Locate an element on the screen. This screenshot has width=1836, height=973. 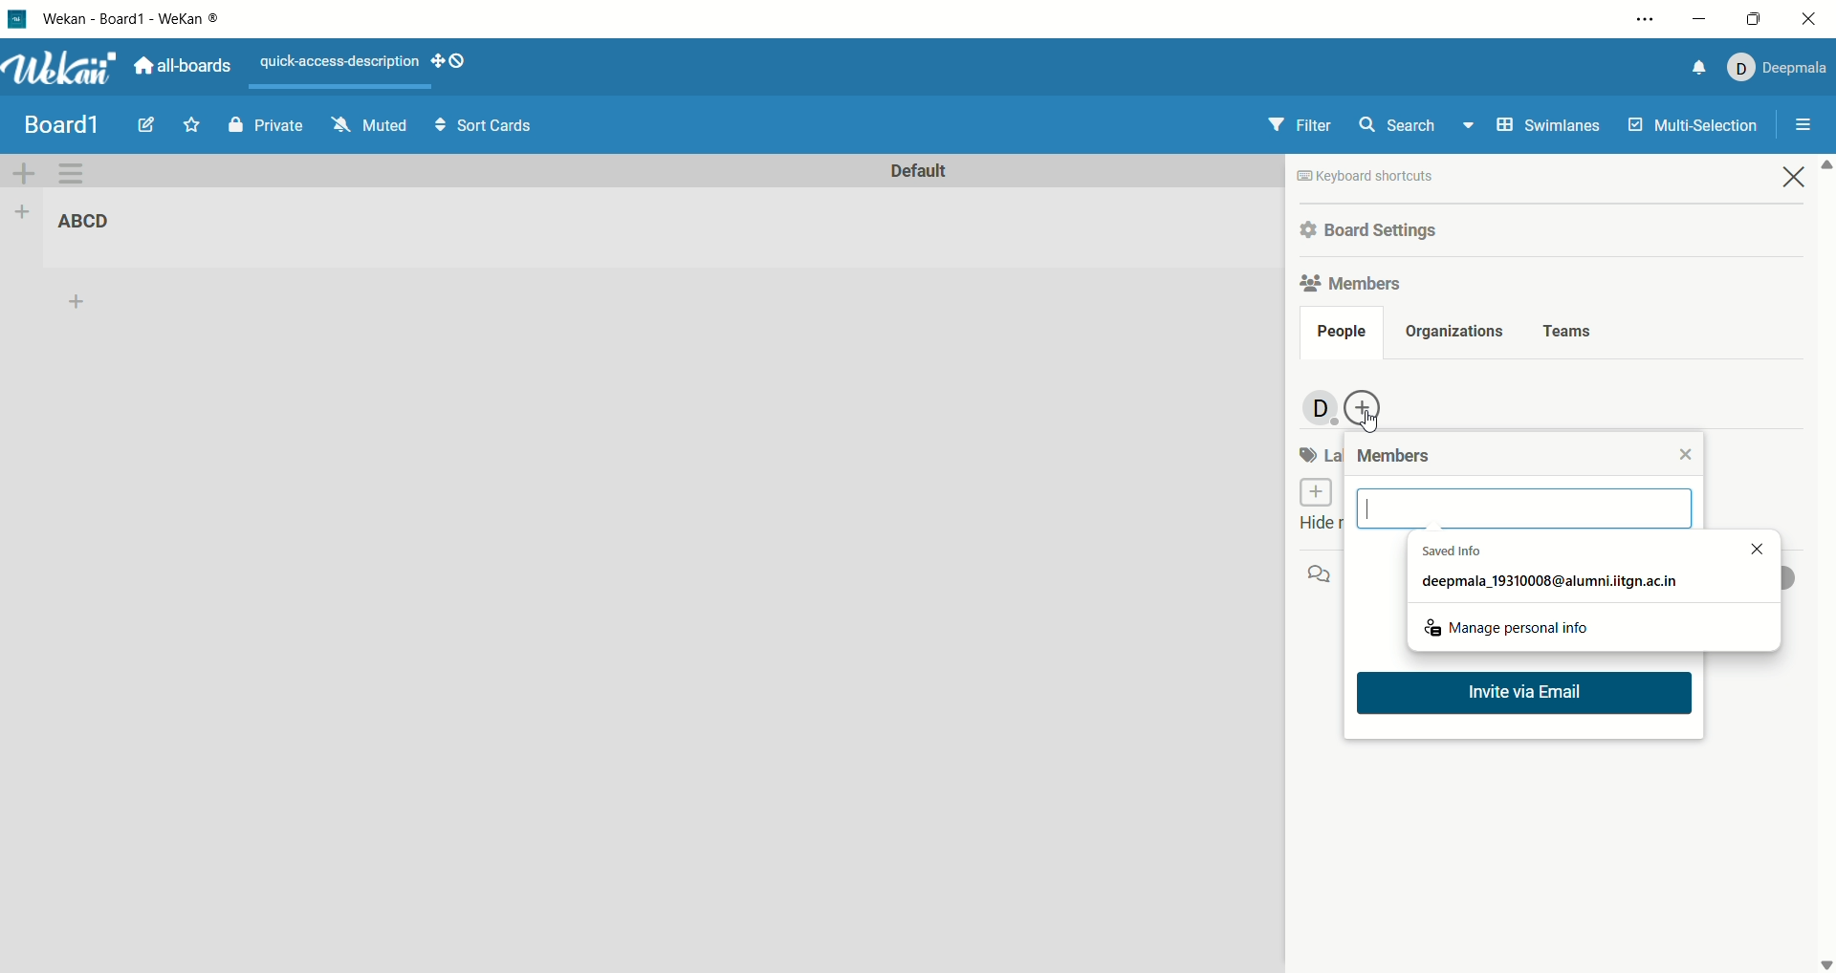
sort cards is located at coordinates (485, 124).